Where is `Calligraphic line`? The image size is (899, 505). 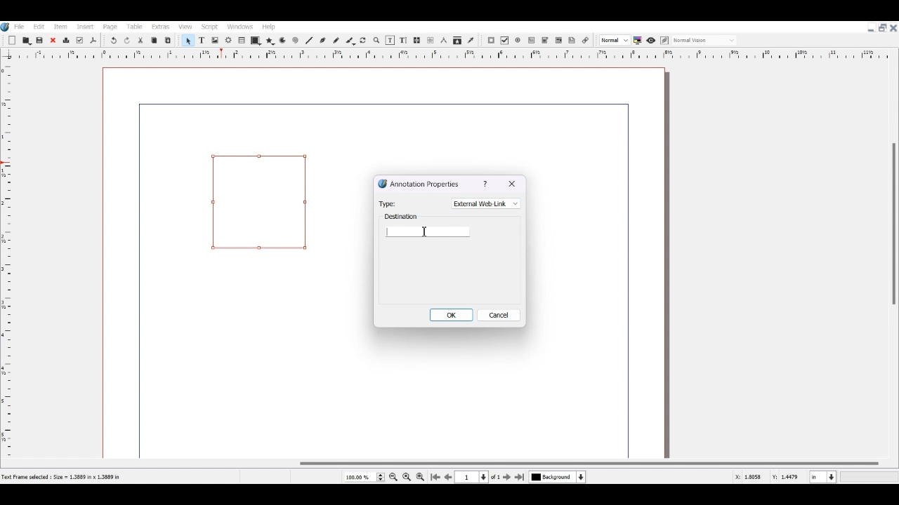
Calligraphic line is located at coordinates (350, 41).